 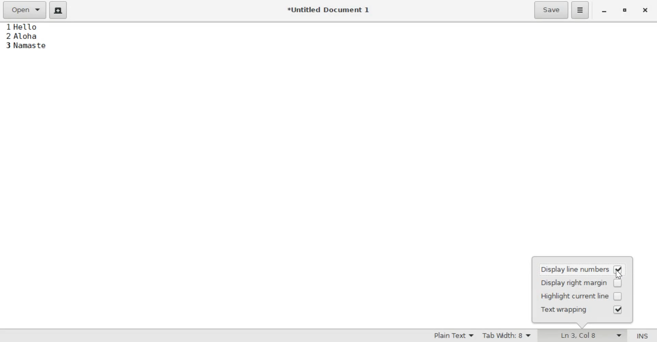 What do you see at coordinates (581, 268) in the screenshot?
I see `display line numbers` at bounding box center [581, 268].